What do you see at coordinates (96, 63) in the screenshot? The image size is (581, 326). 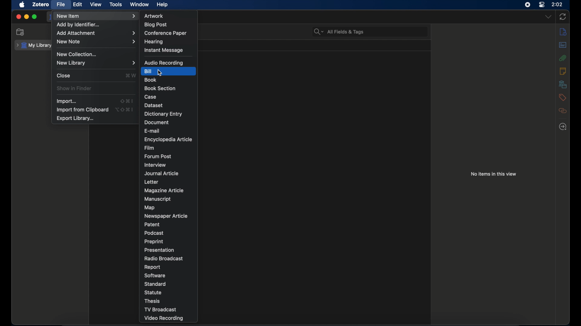 I see `new library` at bounding box center [96, 63].